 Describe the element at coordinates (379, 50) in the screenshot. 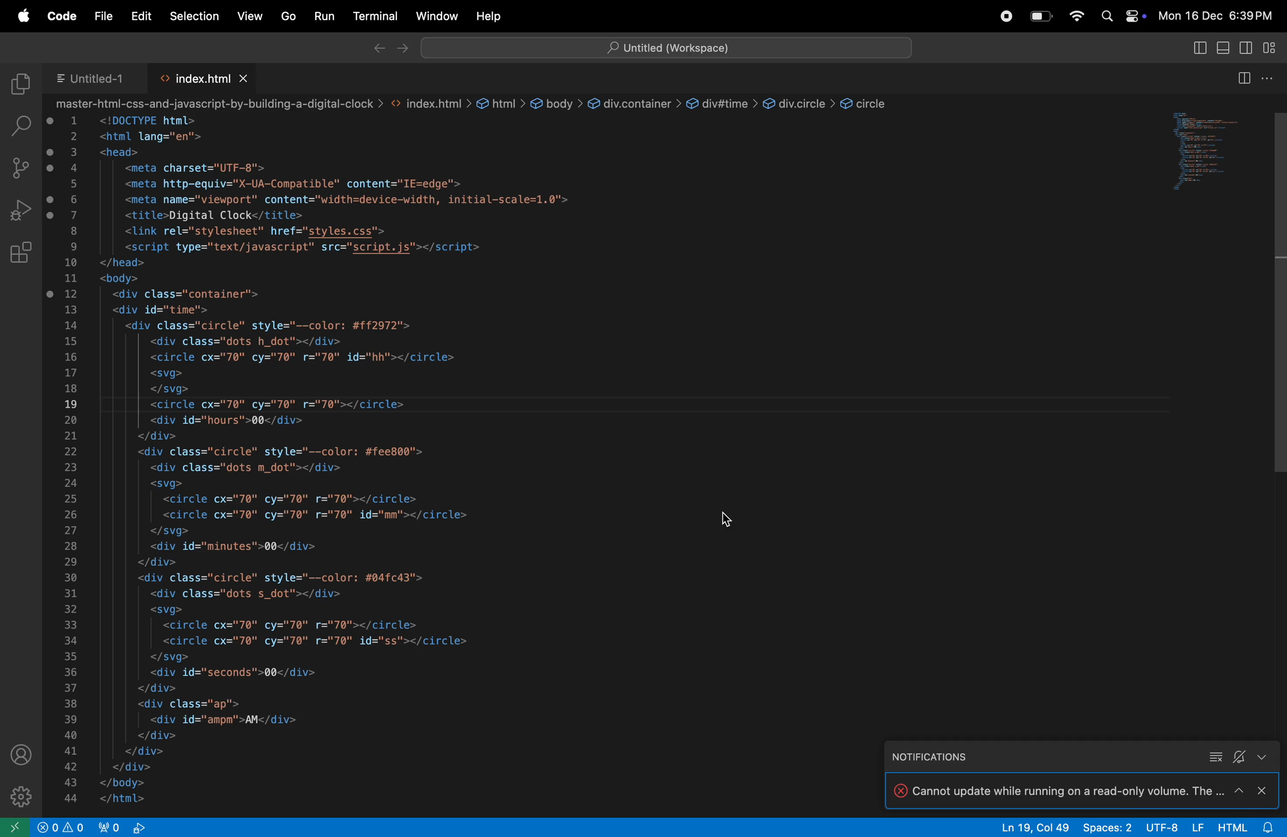

I see `back ward` at that location.